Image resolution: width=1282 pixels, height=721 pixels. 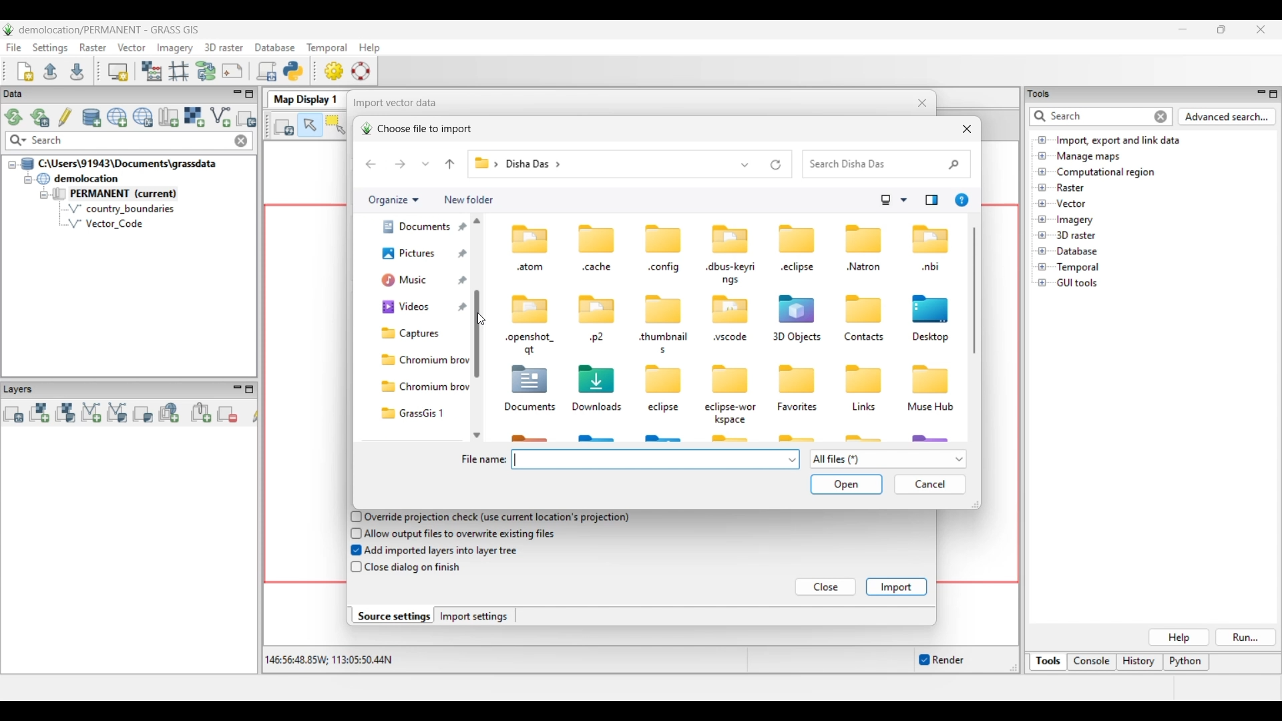 I want to click on Show list of previous locations, so click(x=746, y=164).